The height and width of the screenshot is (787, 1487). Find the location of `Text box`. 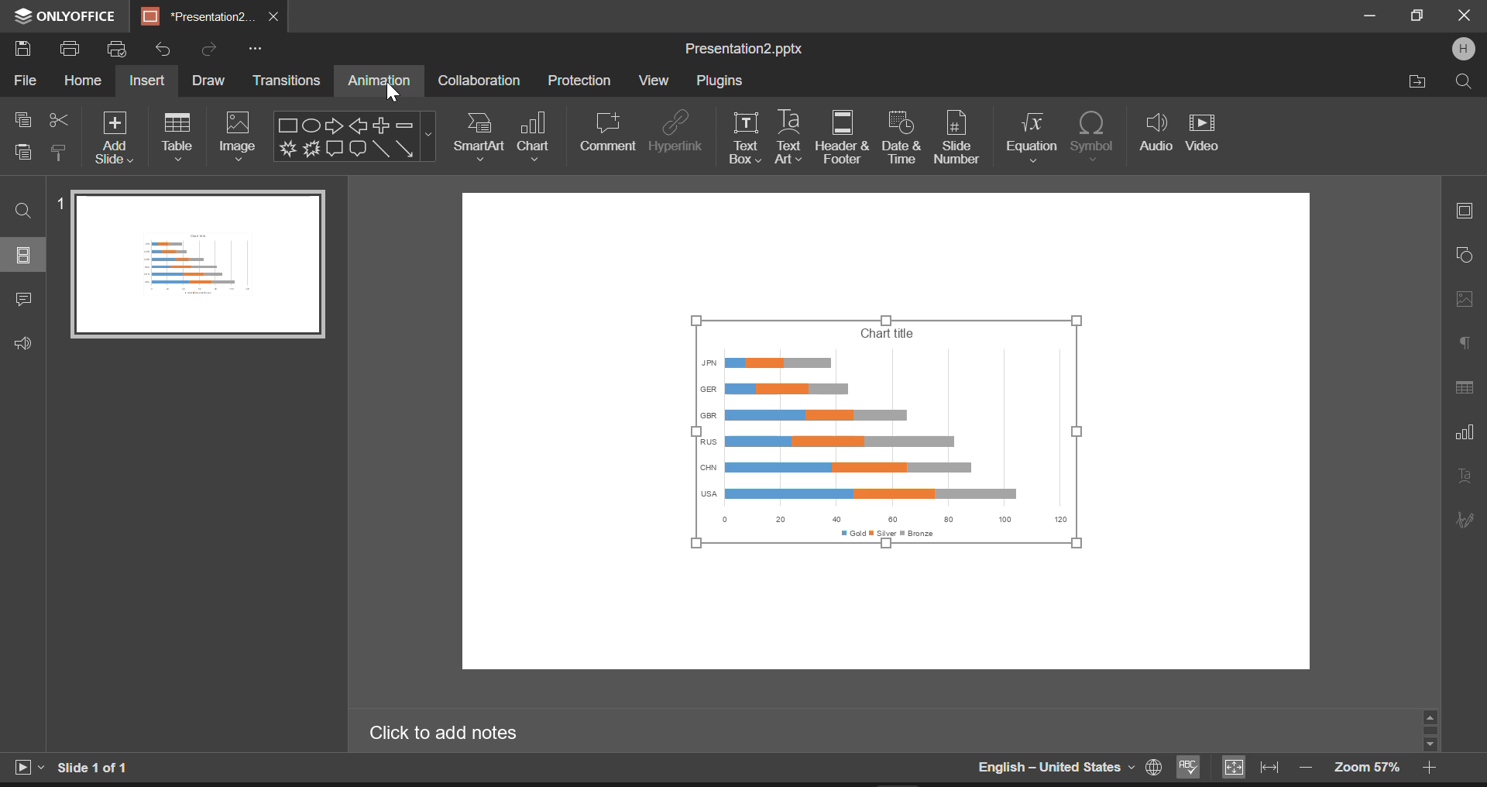

Text box is located at coordinates (743, 138).